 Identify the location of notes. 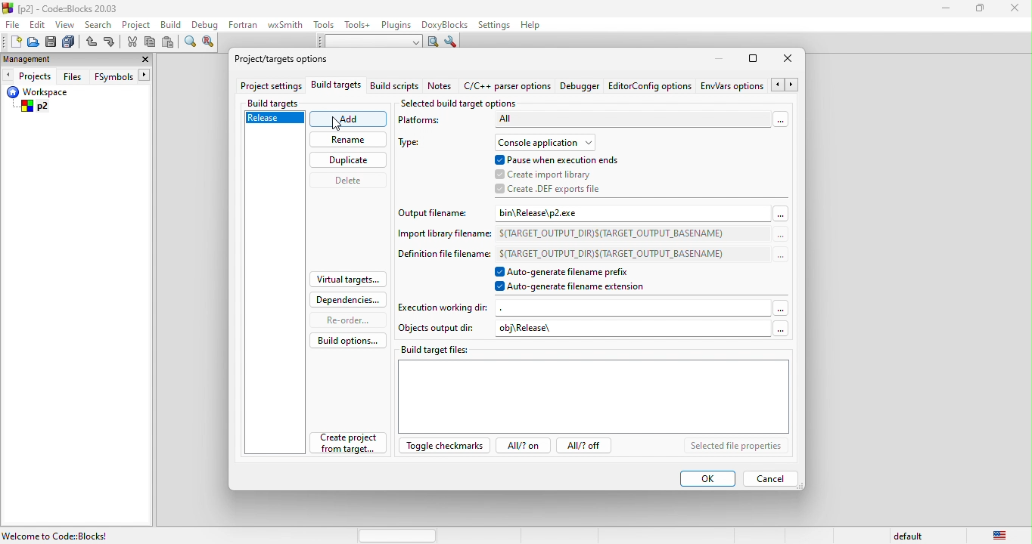
(440, 85).